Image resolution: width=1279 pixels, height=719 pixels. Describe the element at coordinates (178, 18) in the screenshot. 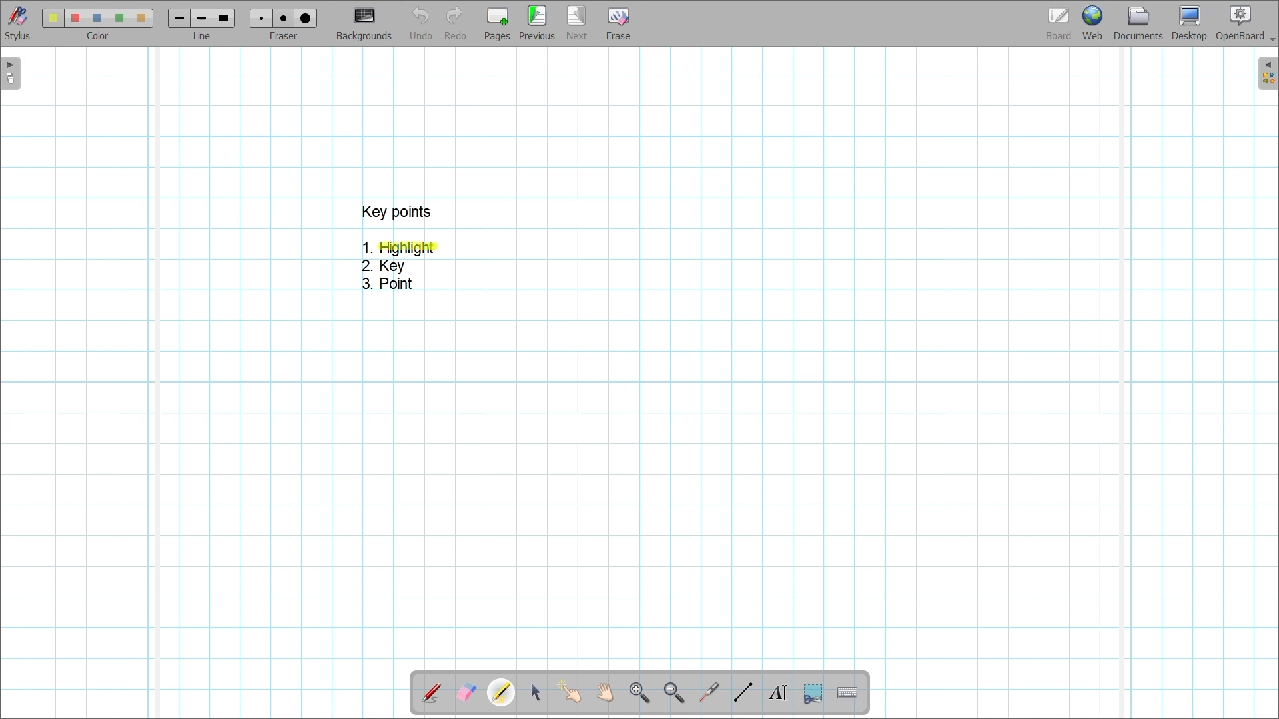

I see `Line 1` at that location.